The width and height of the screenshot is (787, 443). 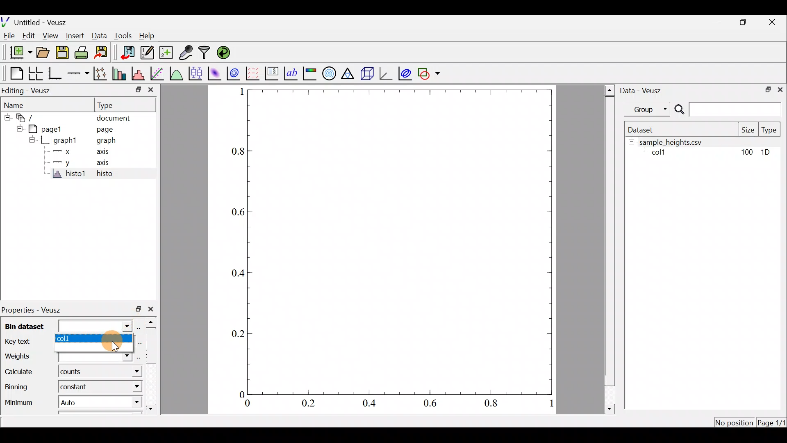 What do you see at coordinates (368, 73) in the screenshot?
I see `3d scene` at bounding box center [368, 73].